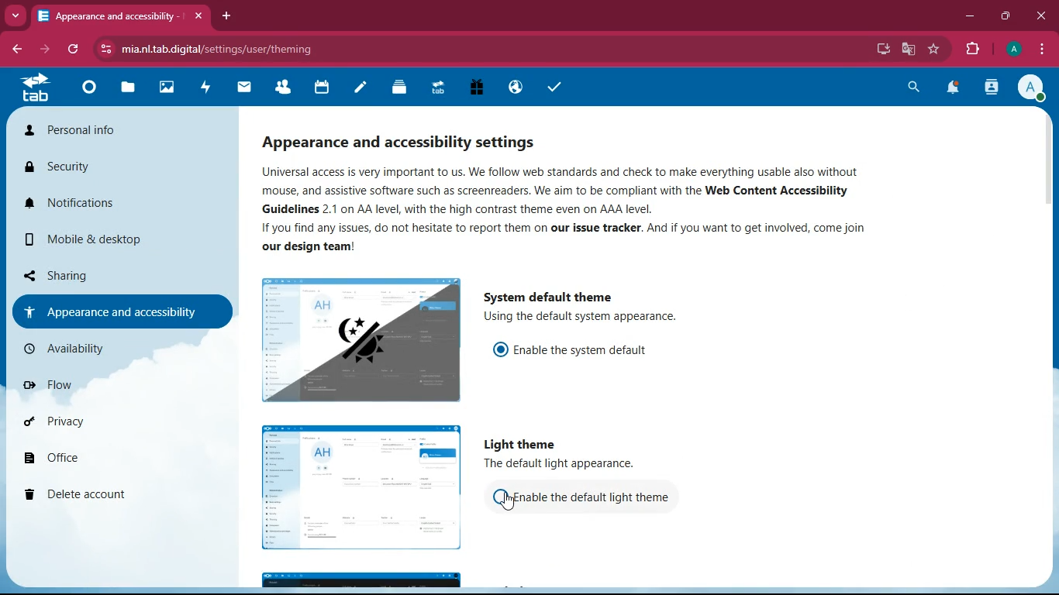  Describe the element at coordinates (226, 15) in the screenshot. I see `add tab` at that location.